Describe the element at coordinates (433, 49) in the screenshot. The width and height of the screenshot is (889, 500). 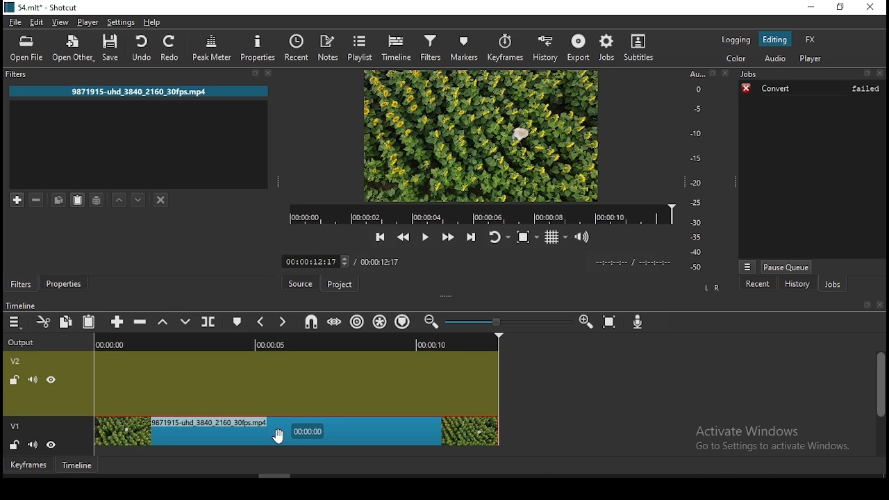
I see `filters` at that location.